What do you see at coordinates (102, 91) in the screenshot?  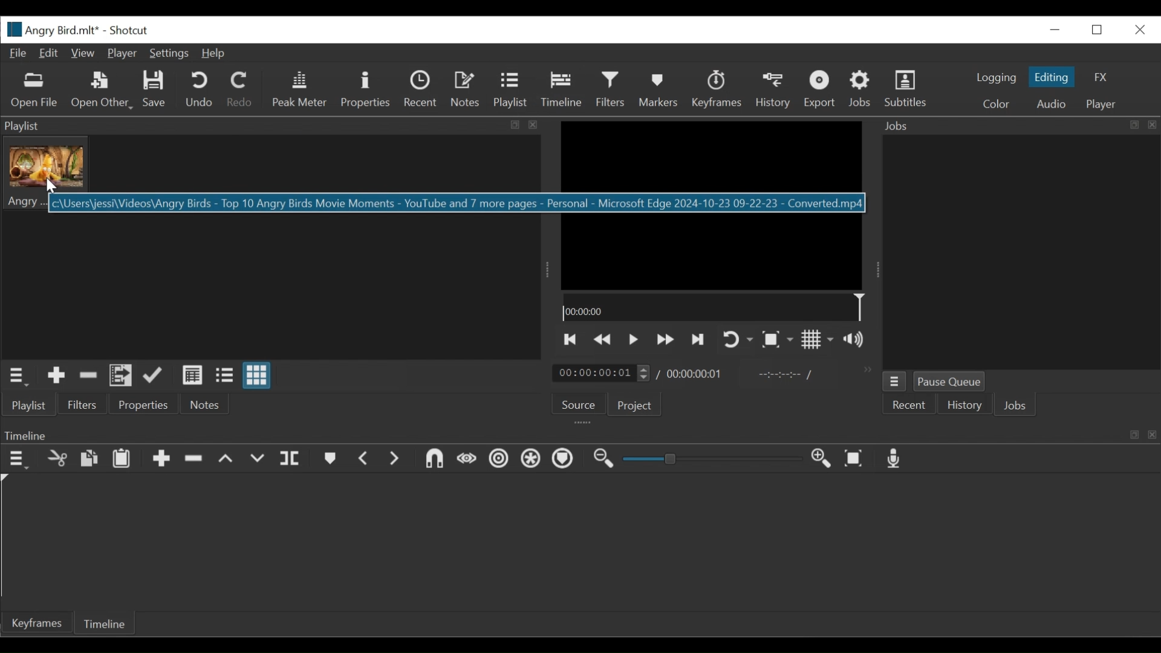 I see `Open Other` at bounding box center [102, 91].